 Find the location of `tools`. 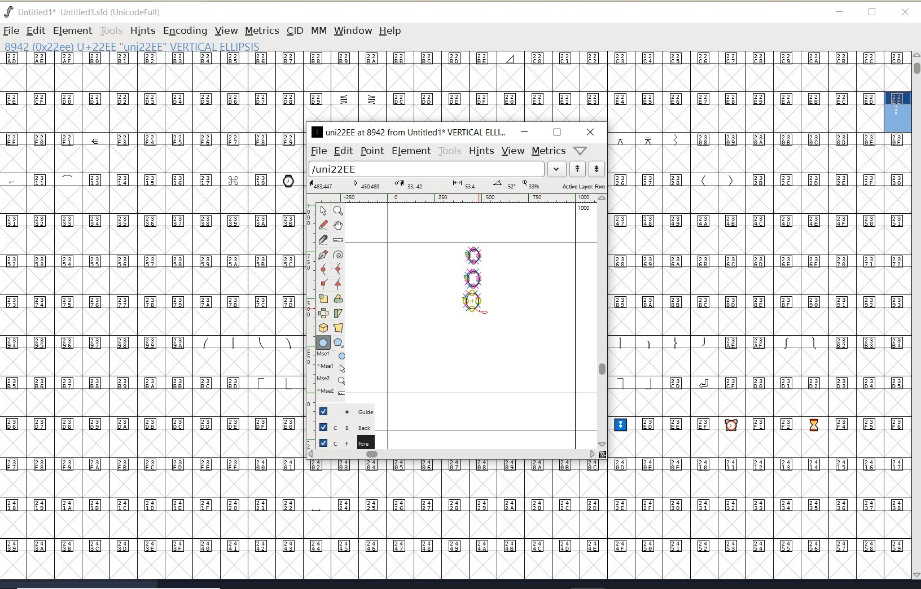

tools is located at coordinates (450, 151).